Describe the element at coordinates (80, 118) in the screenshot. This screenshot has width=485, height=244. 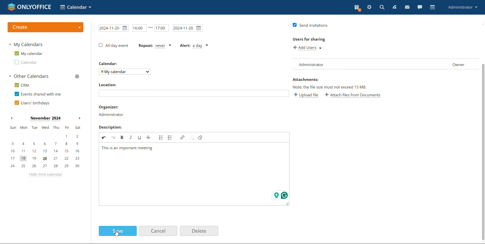
I see `next month` at that location.